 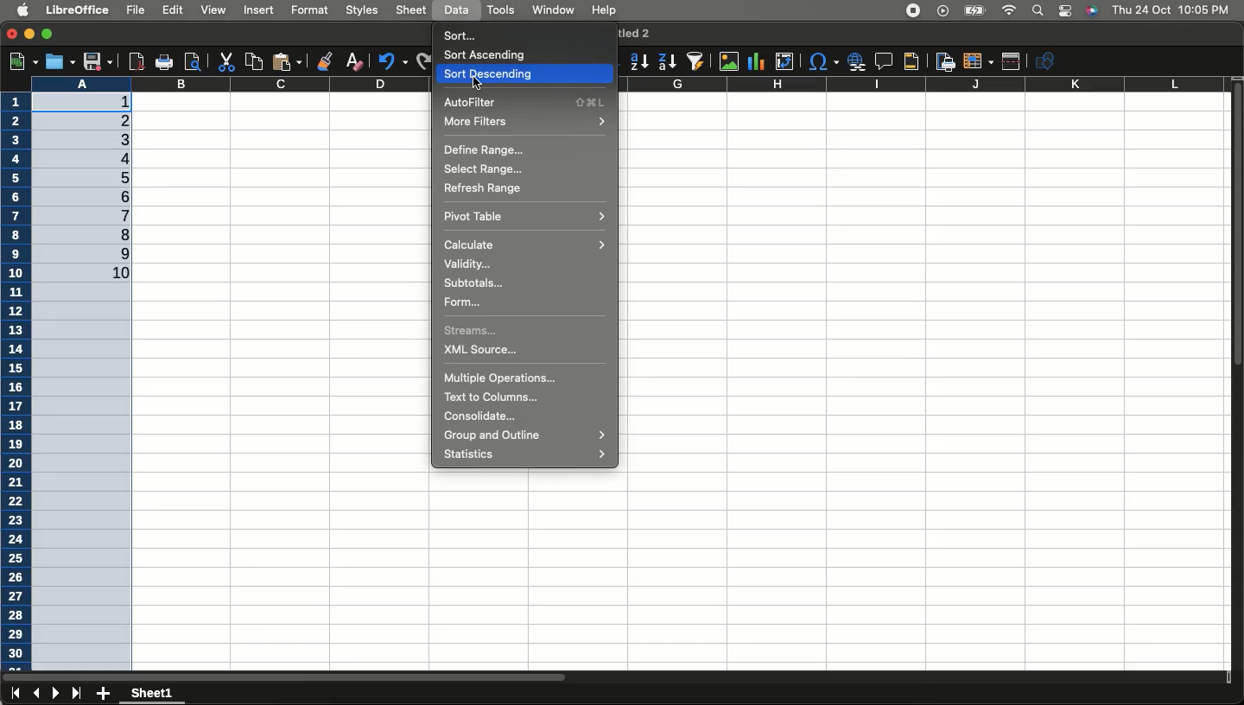 I want to click on Insert chart, so click(x=758, y=60).